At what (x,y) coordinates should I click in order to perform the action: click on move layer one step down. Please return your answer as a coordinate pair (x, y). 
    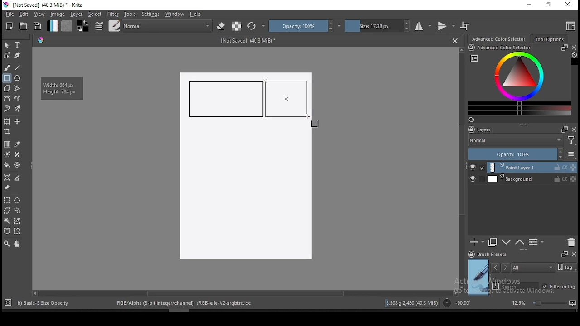
    Looking at the image, I should click on (520, 242).